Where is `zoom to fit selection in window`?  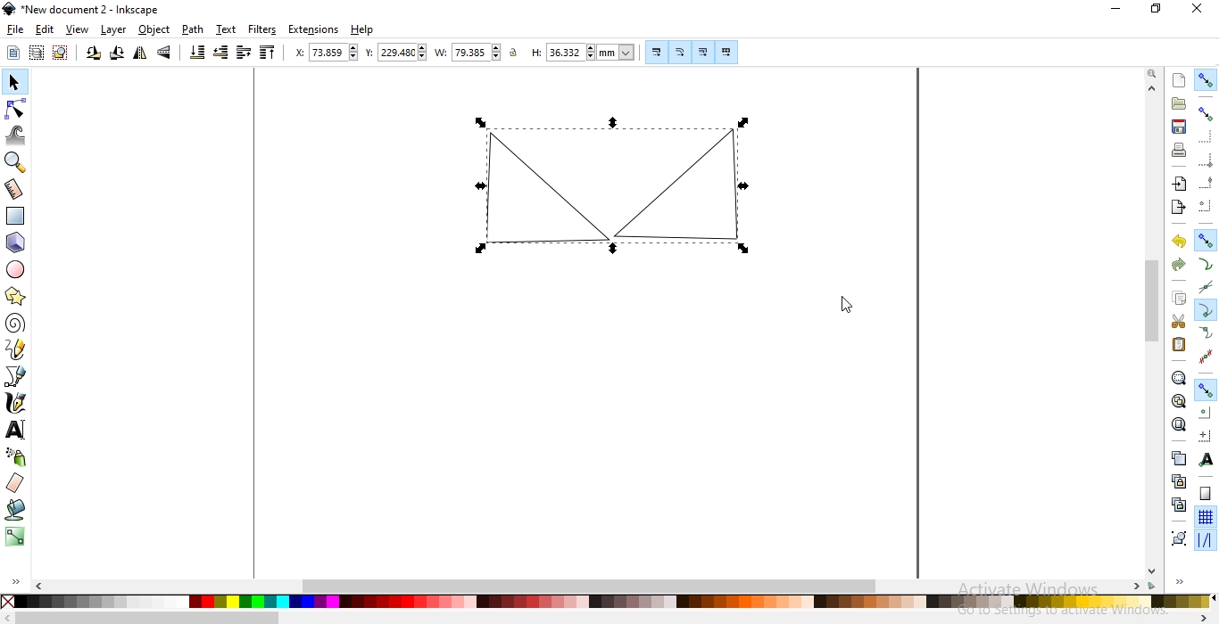 zoom to fit selection in window is located at coordinates (1179, 378).